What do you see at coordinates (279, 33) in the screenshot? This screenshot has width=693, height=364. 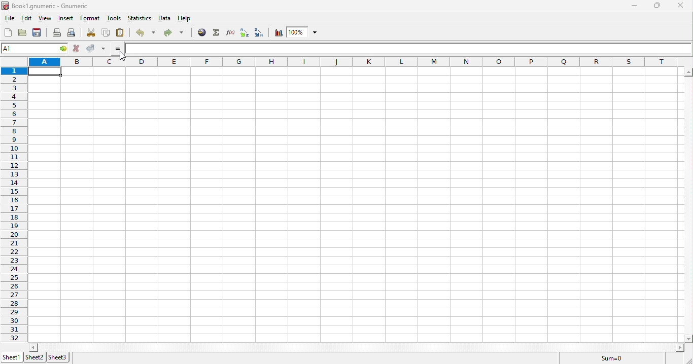 I see `chart` at bounding box center [279, 33].